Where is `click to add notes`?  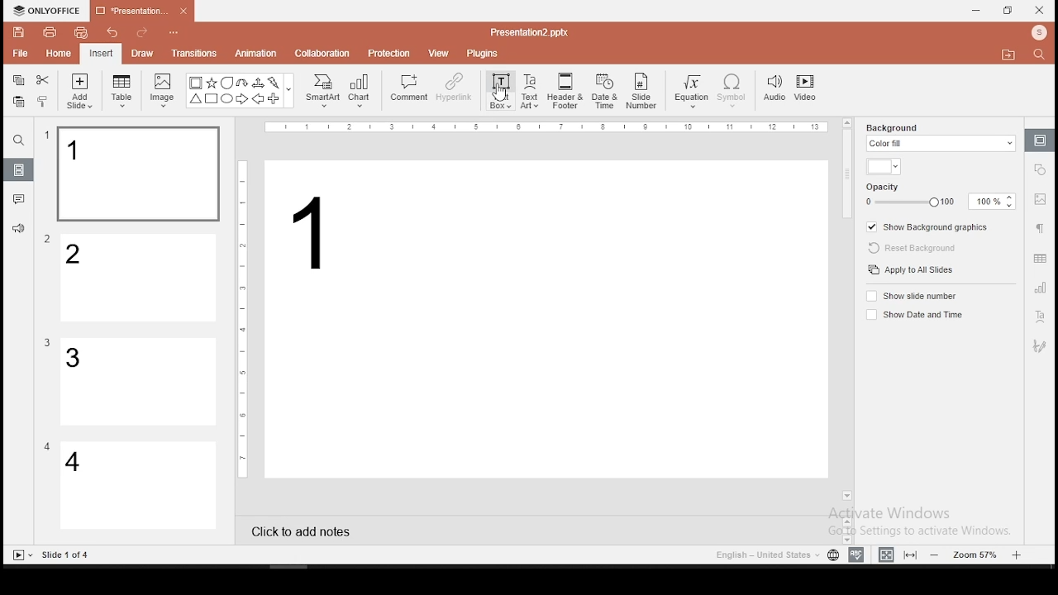 click to add notes is located at coordinates (306, 530).